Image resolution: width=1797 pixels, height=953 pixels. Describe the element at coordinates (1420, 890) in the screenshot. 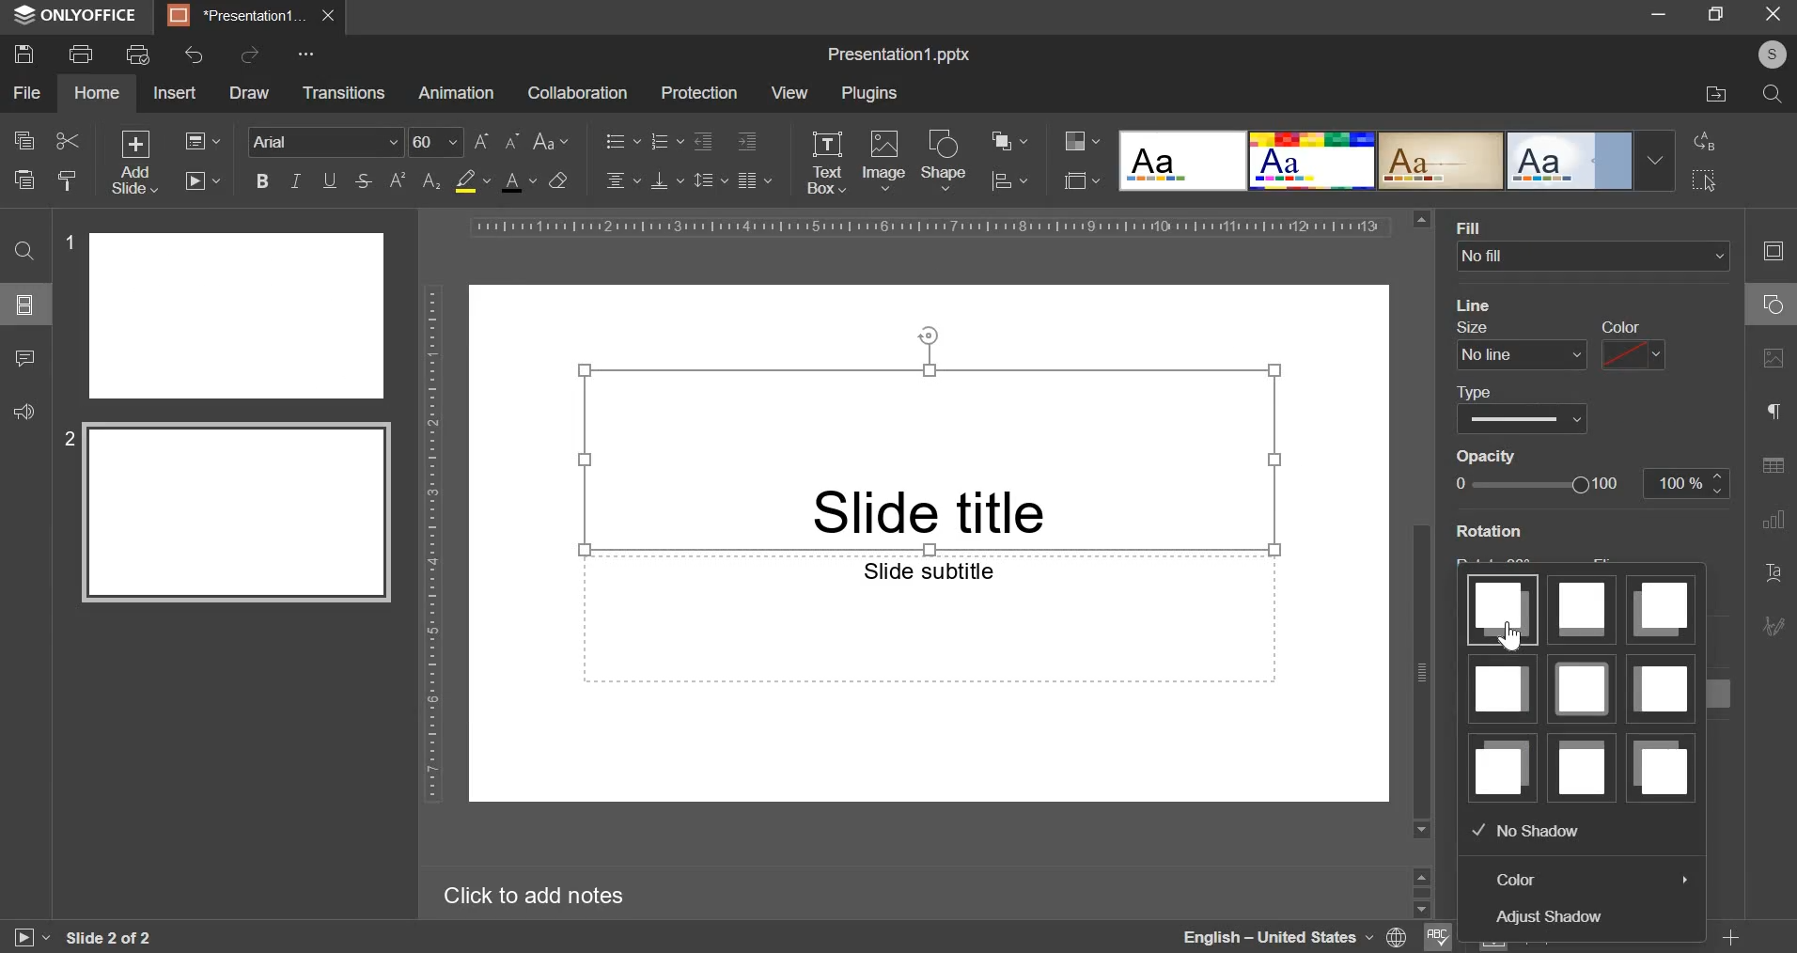

I see `slider` at that location.